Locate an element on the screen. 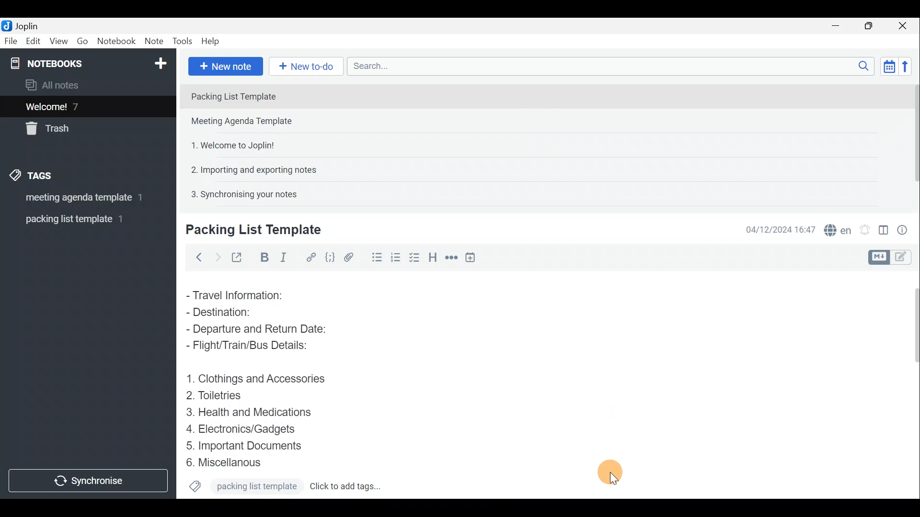 The width and height of the screenshot is (920, 517). Cursor is located at coordinates (606, 472).